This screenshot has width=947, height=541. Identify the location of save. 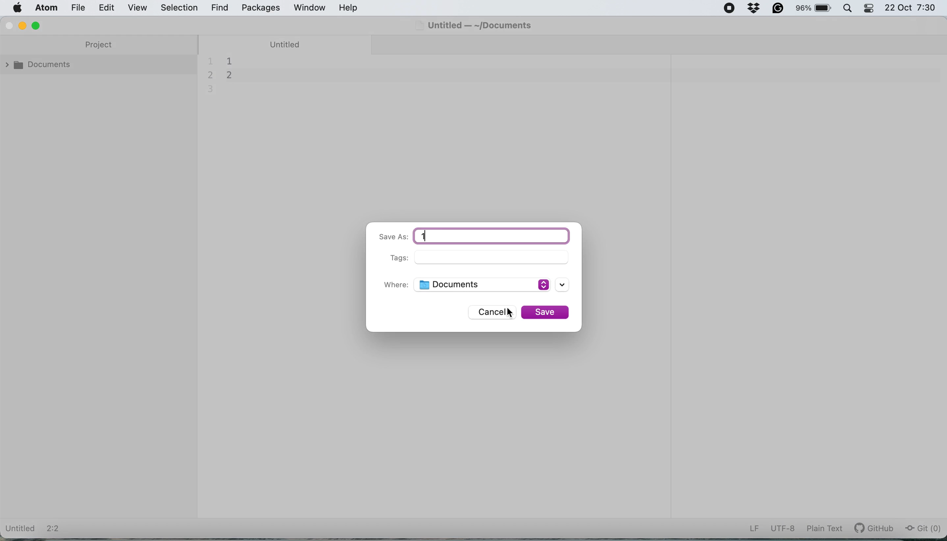
(546, 312).